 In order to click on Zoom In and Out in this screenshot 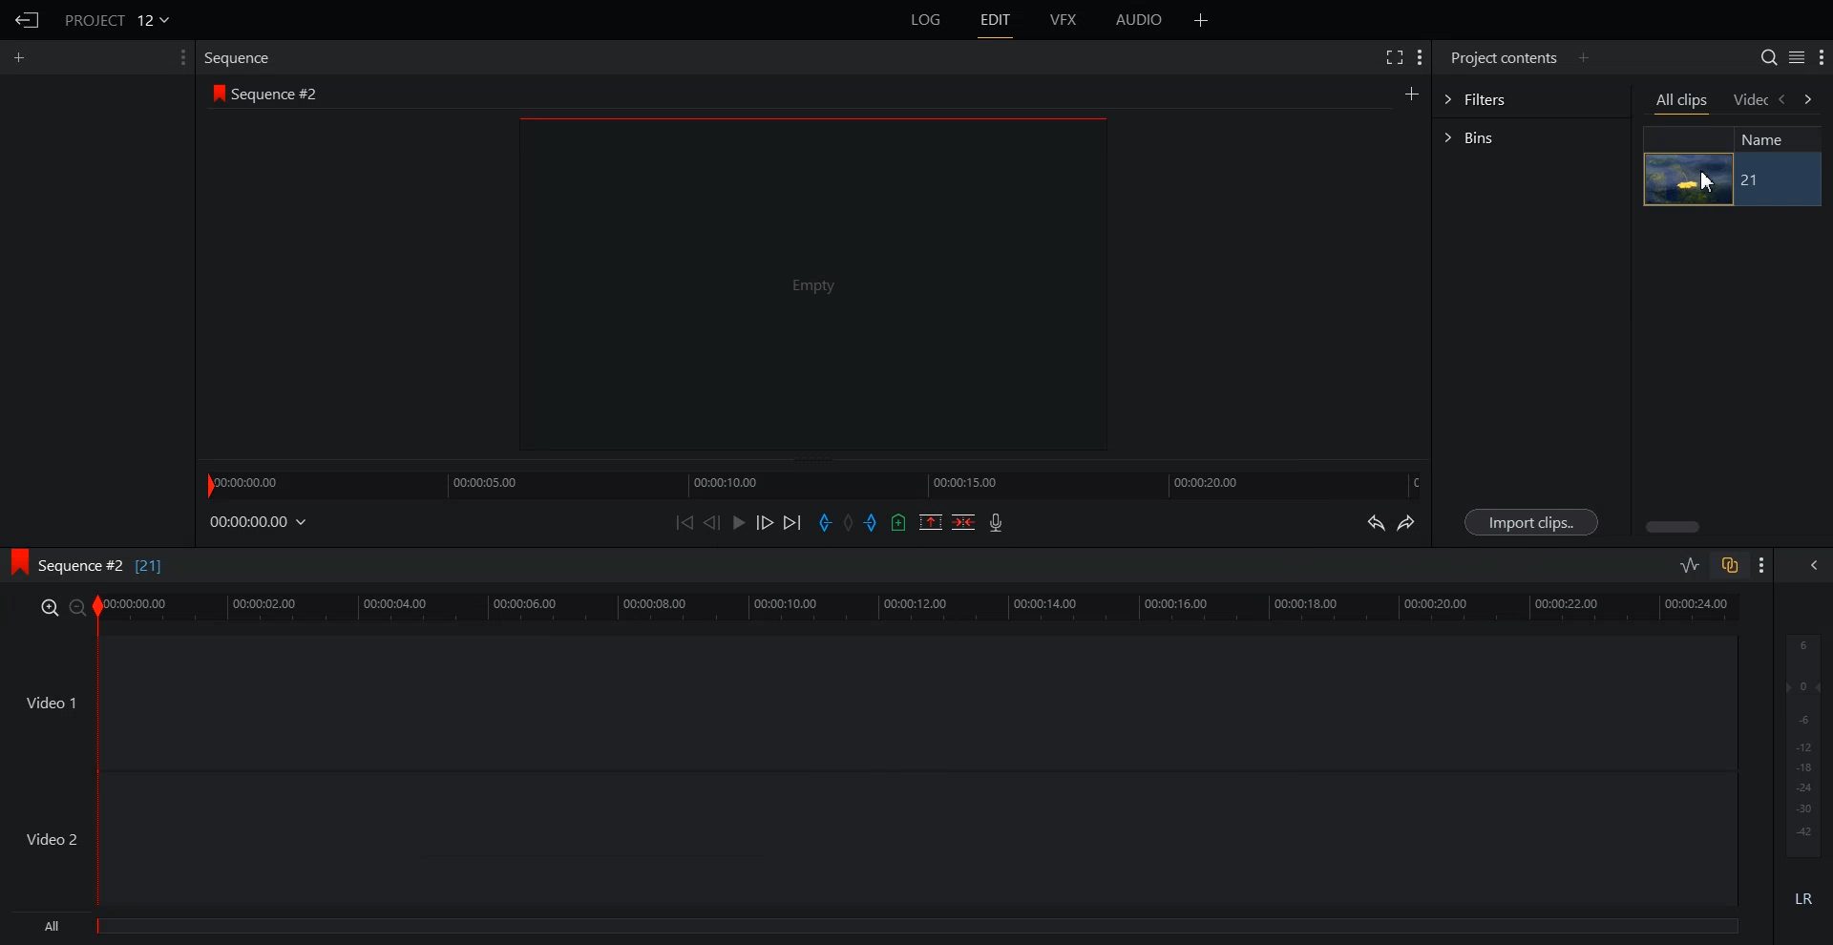, I will do `click(63, 608)`.